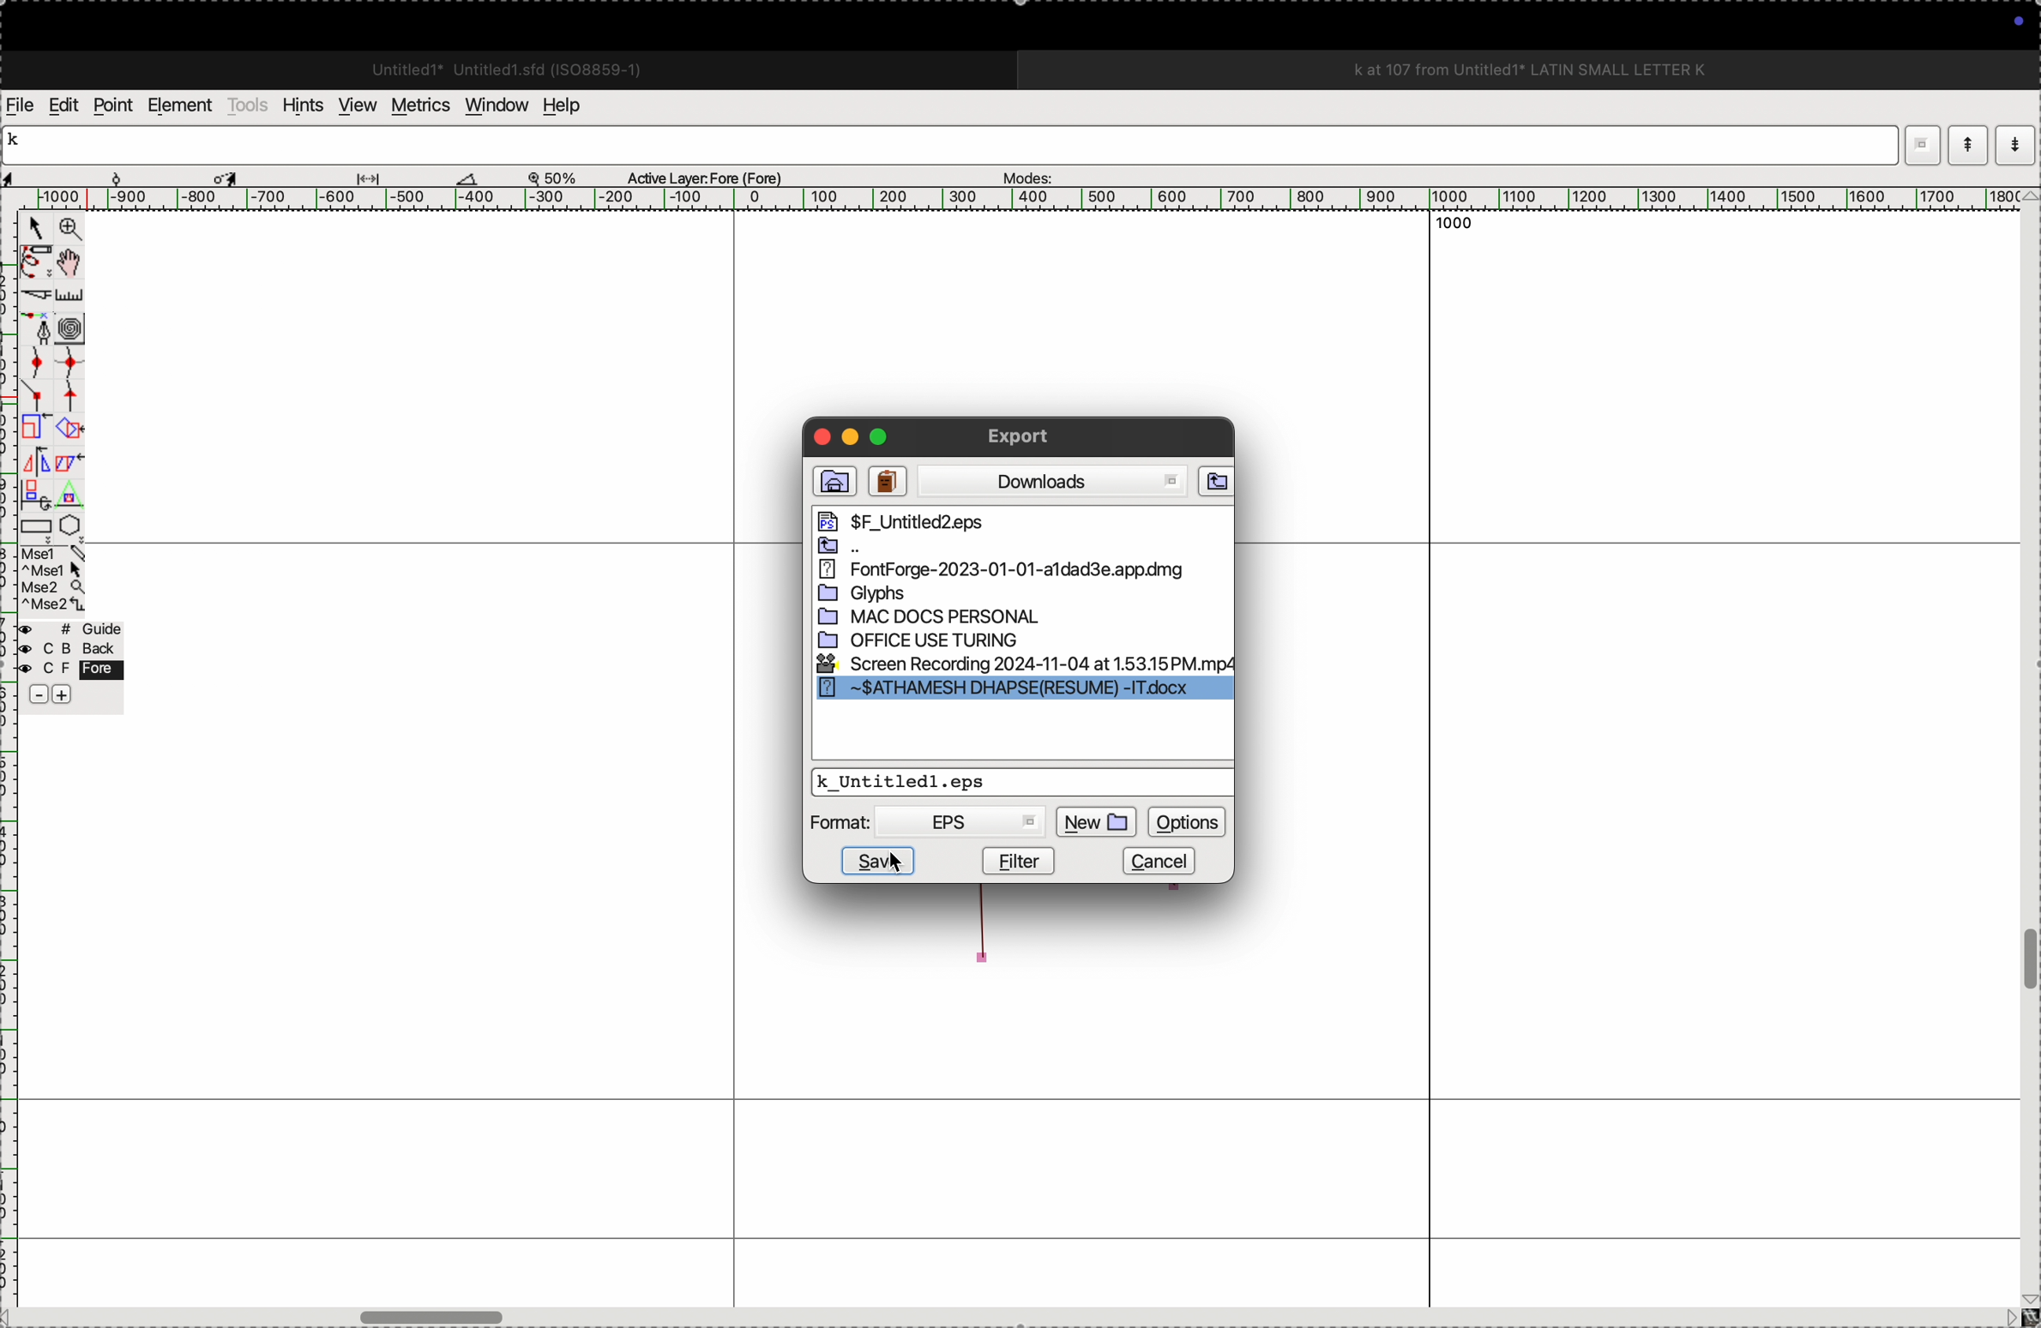  I want to click on modeup, so click(1967, 144).